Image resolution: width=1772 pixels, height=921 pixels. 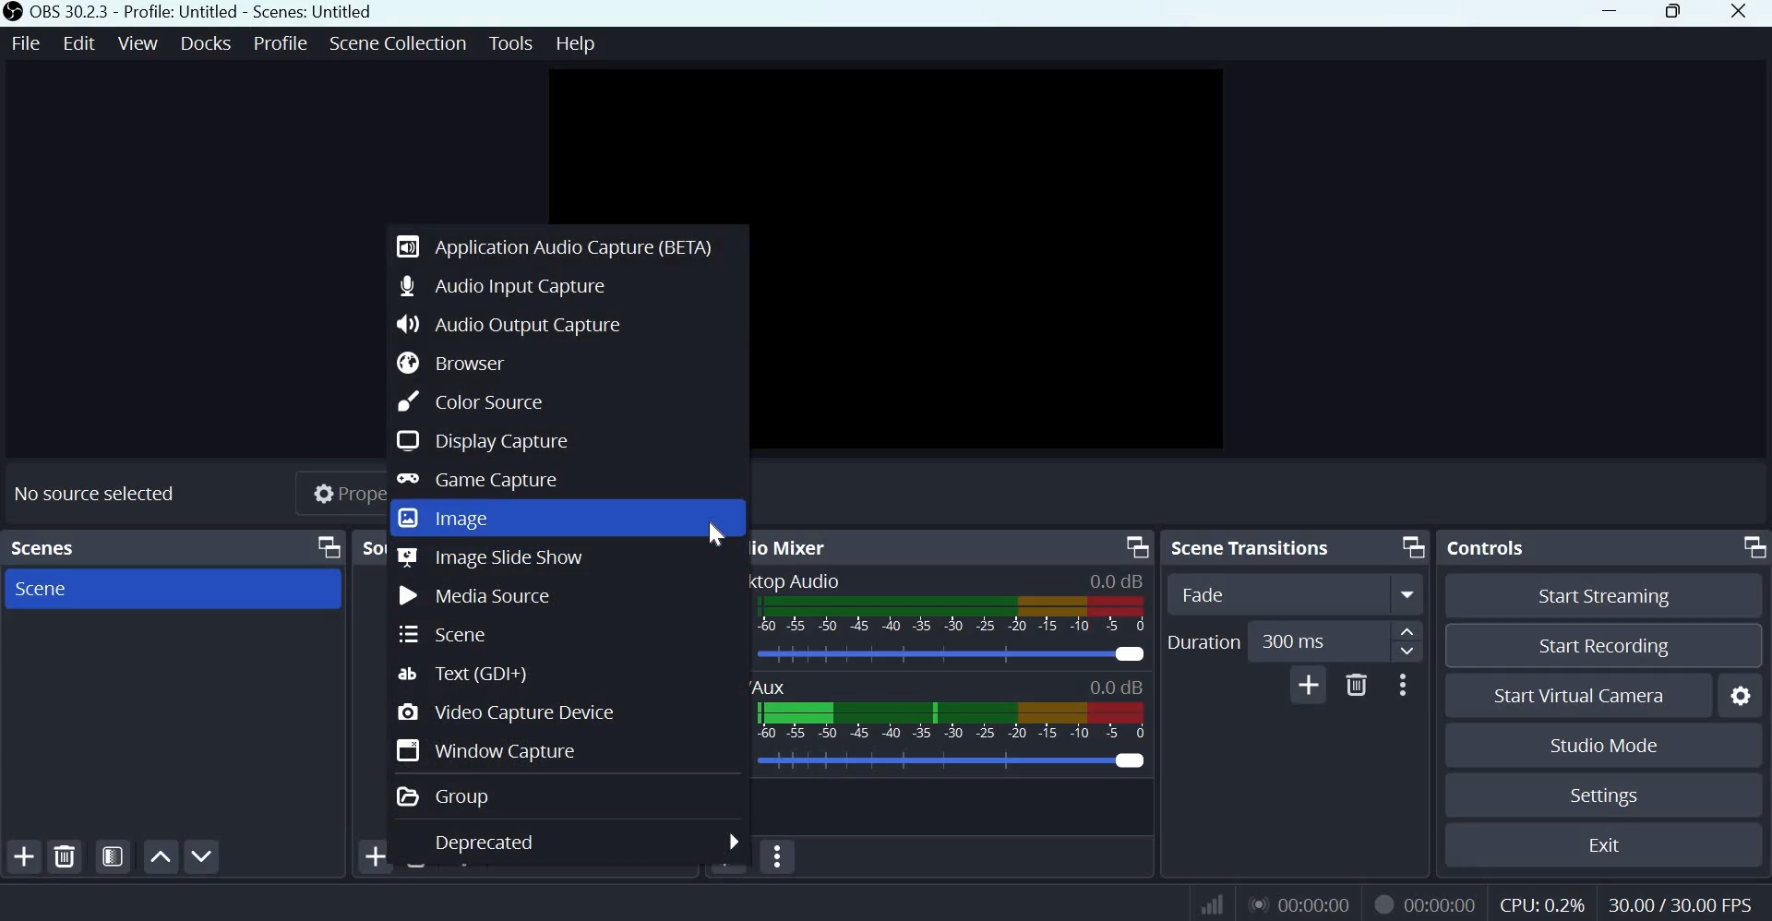 What do you see at coordinates (138, 42) in the screenshot?
I see `view` at bounding box center [138, 42].